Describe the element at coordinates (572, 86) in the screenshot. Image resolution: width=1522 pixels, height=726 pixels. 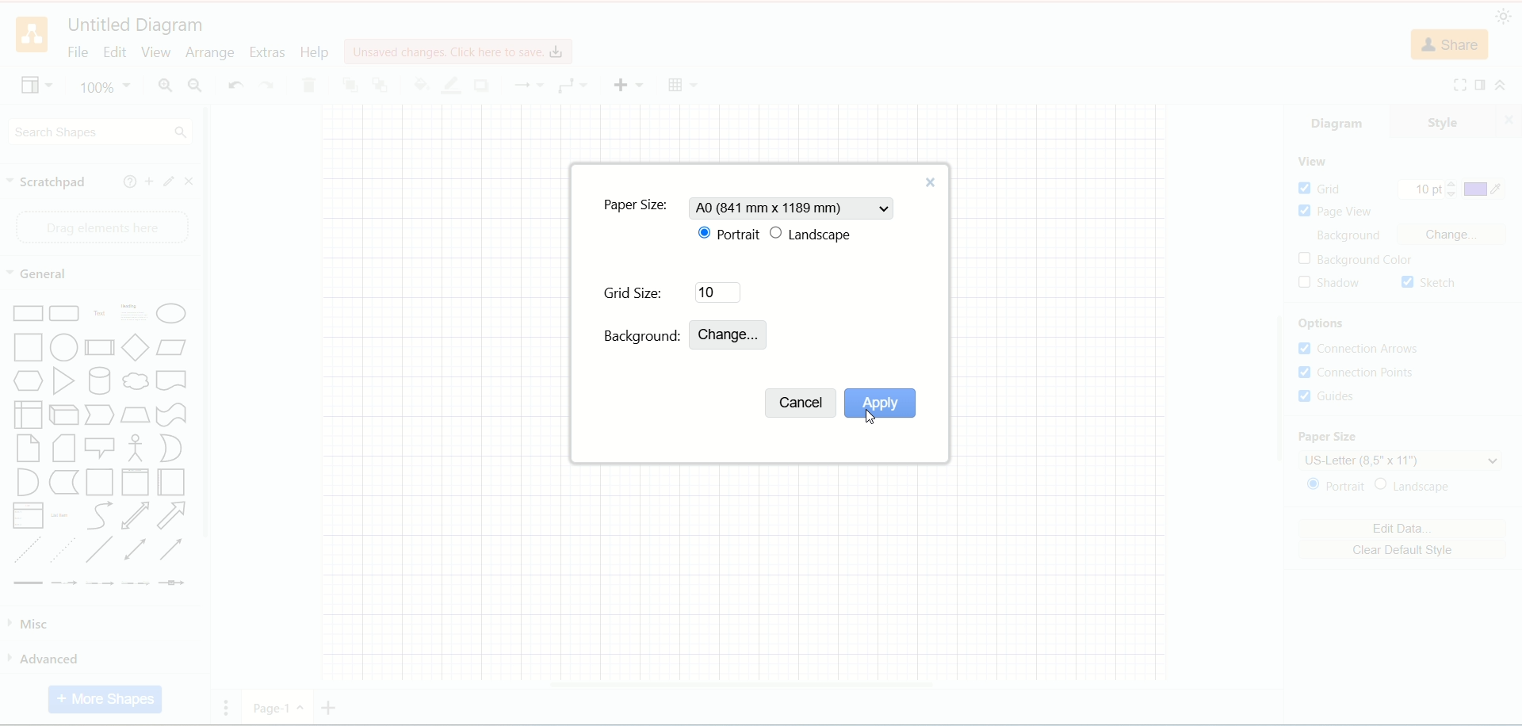
I see `connection` at that location.